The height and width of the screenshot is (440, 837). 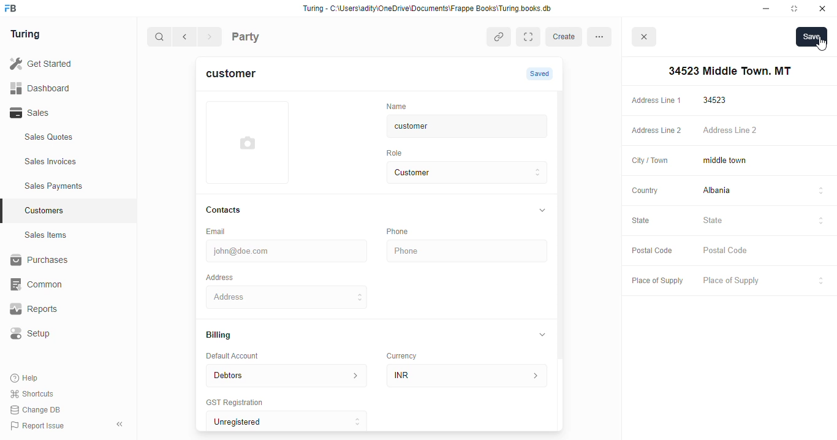 I want to click on more options, so click(x=603, y=36).